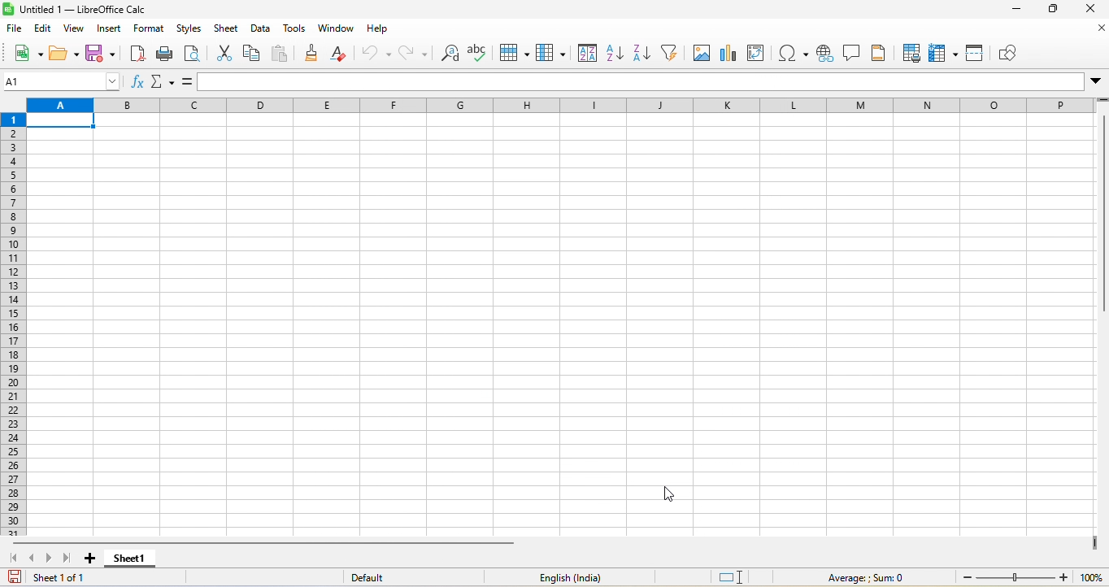 Image resolution: width=1109 pixels, height=587 pixels. Describe the element at coordinates (977, 51) in the screenshot. I see `split window` at that location.